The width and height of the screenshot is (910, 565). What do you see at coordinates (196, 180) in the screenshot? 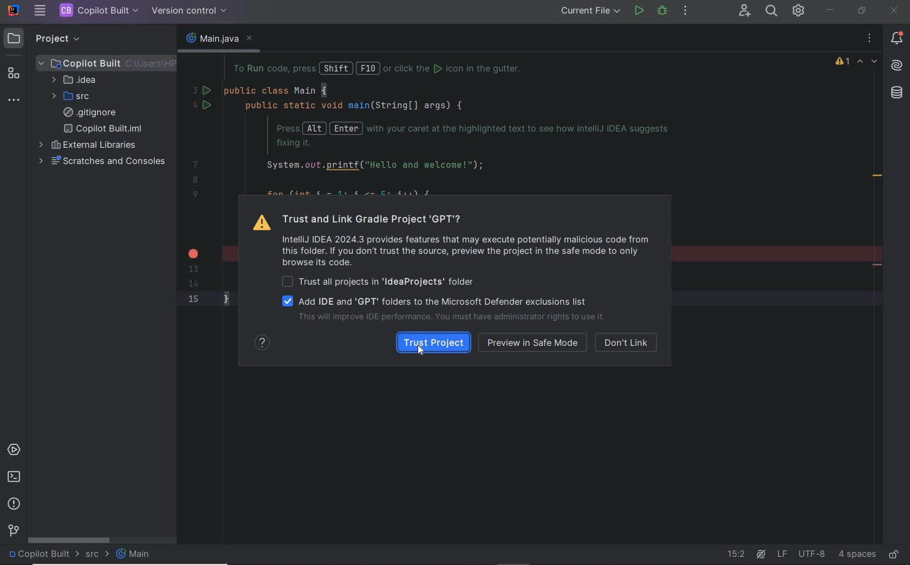
I see `8` at bounding box center [196, 180].